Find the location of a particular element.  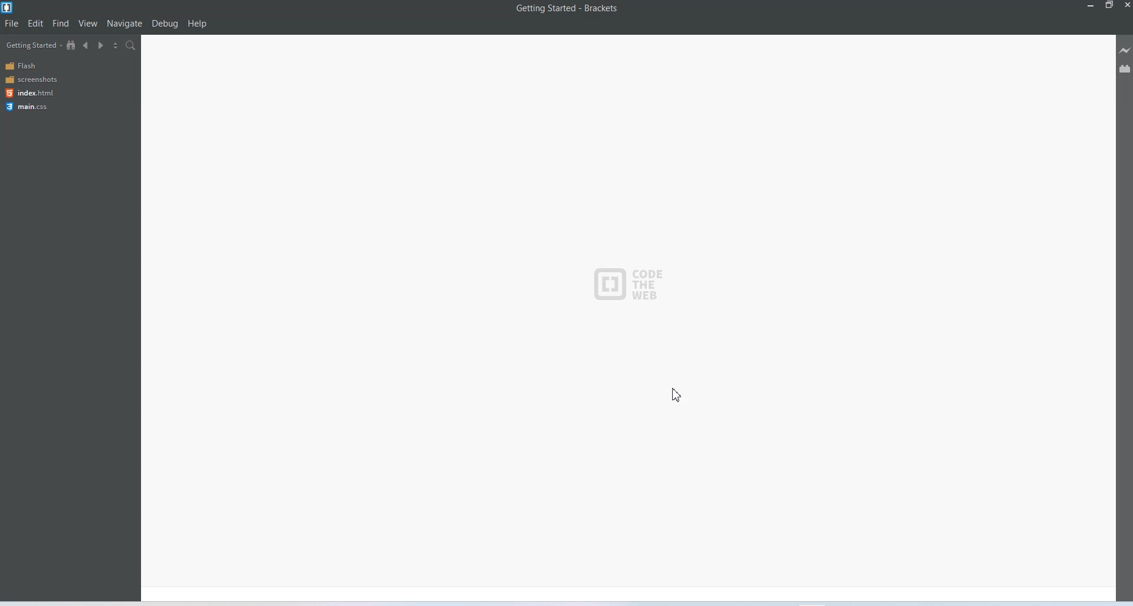

Find is located at coordinates (61, 24).